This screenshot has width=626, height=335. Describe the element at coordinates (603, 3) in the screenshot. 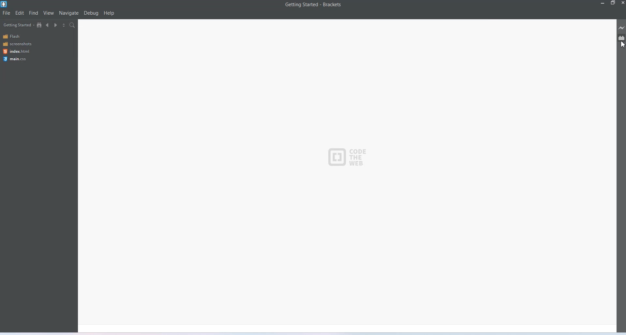

I see `Minimize` at that location.